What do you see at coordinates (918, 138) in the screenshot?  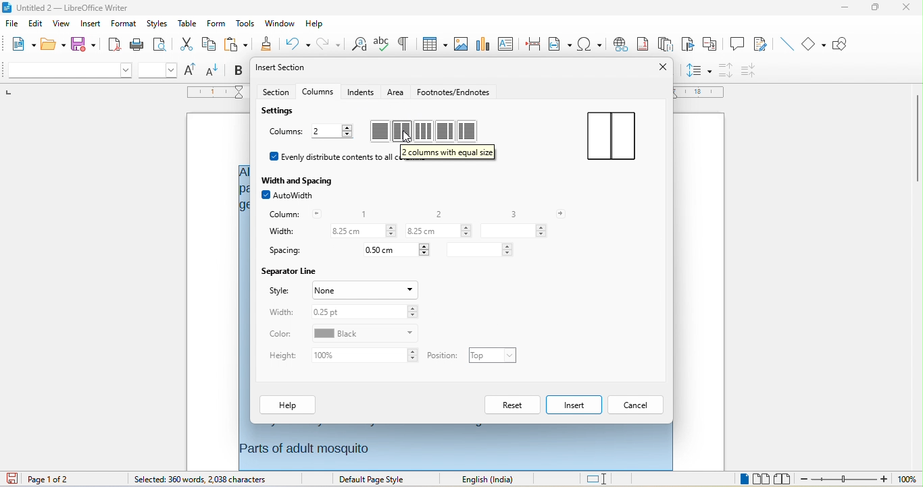 I see `vertical scrollbar` at bounding box center [918, 138].